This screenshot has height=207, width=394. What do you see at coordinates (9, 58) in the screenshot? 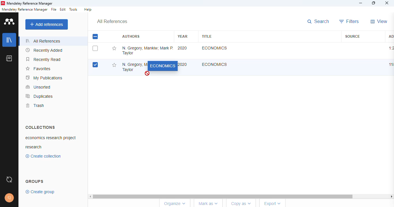
I see `notebook` at bounding box center [9, 58].